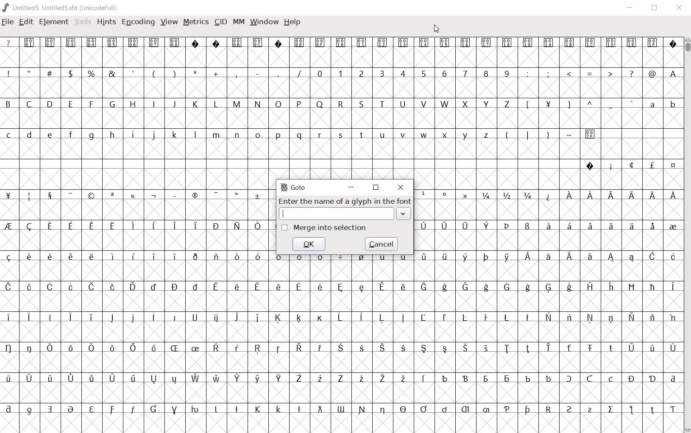 Image resolution: width=691 pixels, height=433 pixels. I want to click on Symbol, so click(548, 377).